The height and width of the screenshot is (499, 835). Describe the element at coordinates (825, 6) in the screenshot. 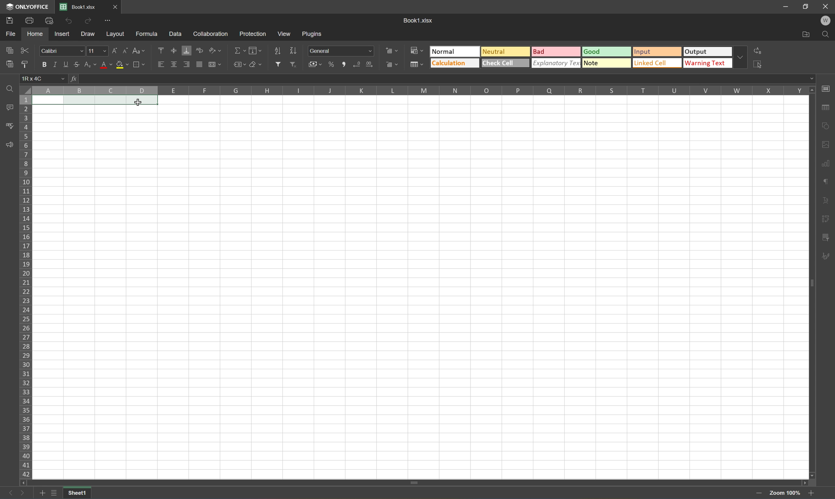

I see `Close` at that location.